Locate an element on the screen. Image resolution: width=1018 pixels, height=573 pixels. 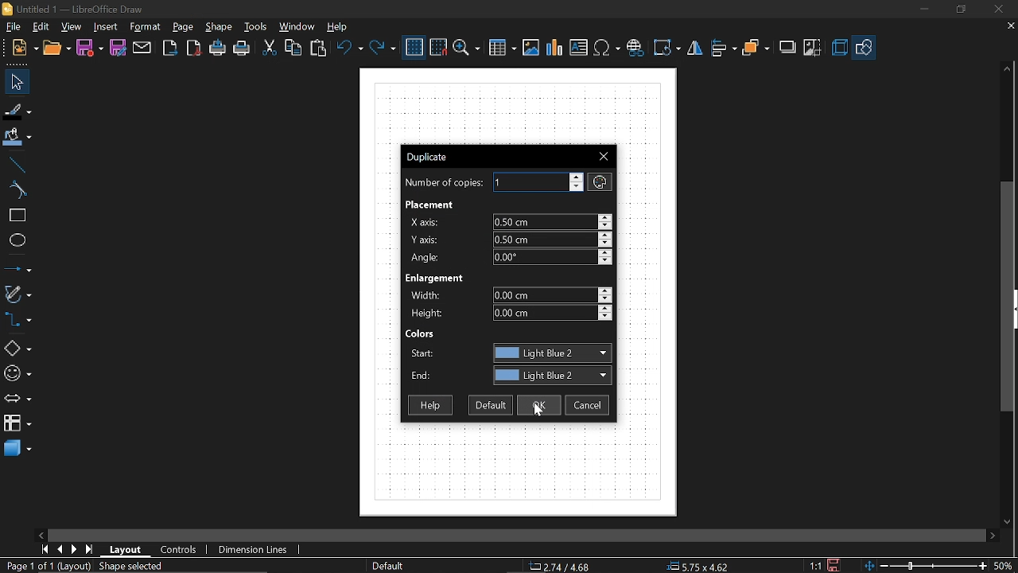
Shape is located at coordinates (218, 27).